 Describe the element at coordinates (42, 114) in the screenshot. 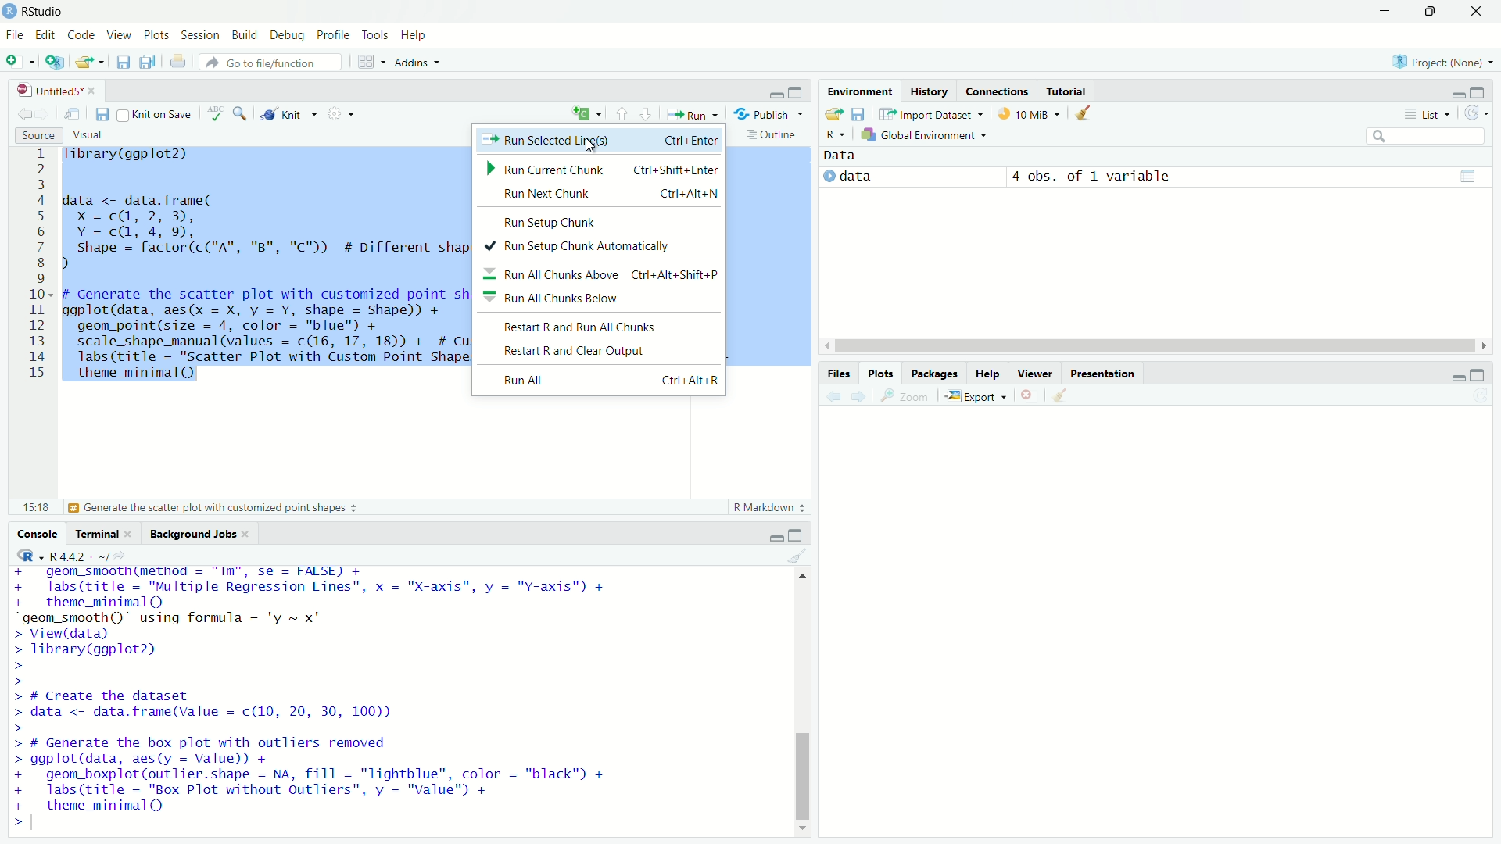

I see `Go forward to next source location` at that location.